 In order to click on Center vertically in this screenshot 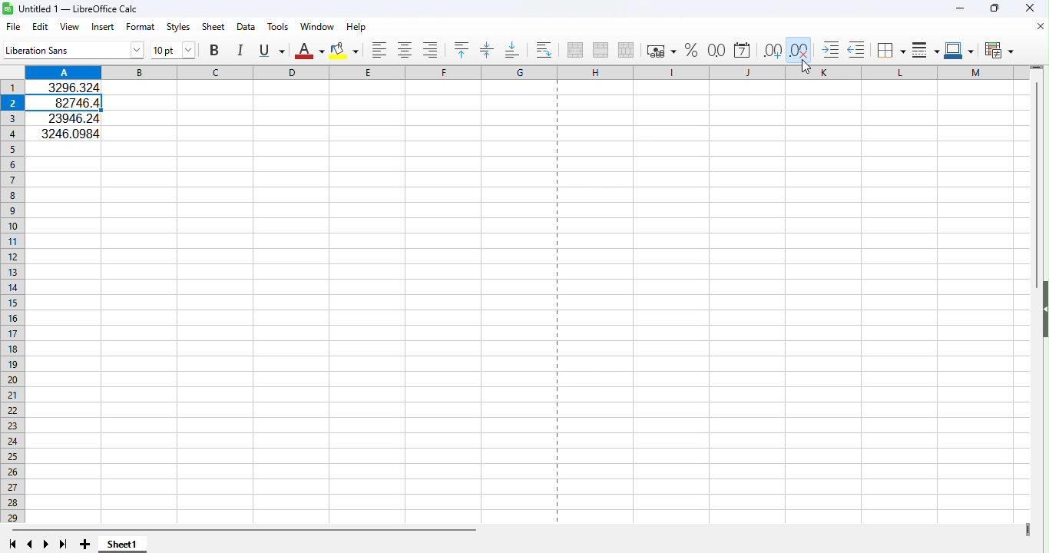, I will do `click(487, 48)`.